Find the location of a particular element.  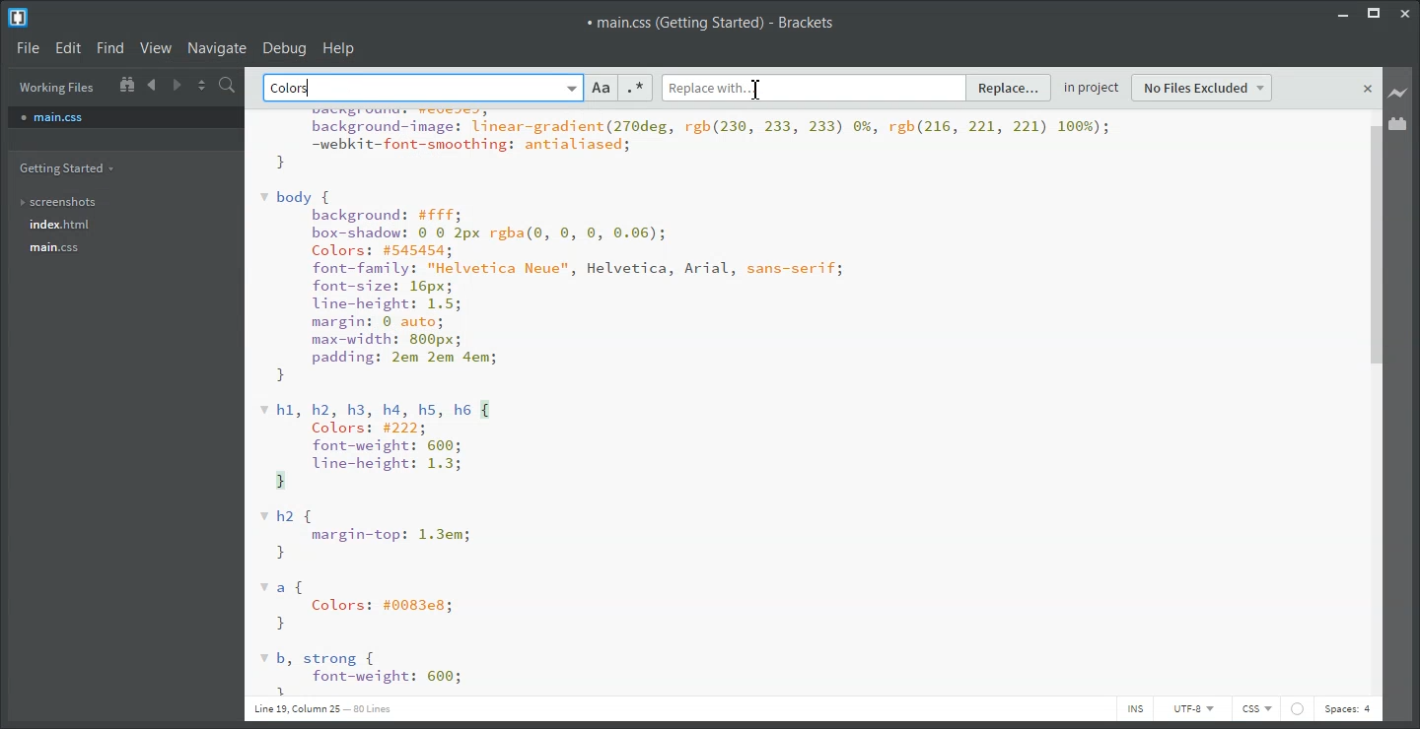

h2 {
margin-top: 1.3em;
} is located at coordinates (368, 535).